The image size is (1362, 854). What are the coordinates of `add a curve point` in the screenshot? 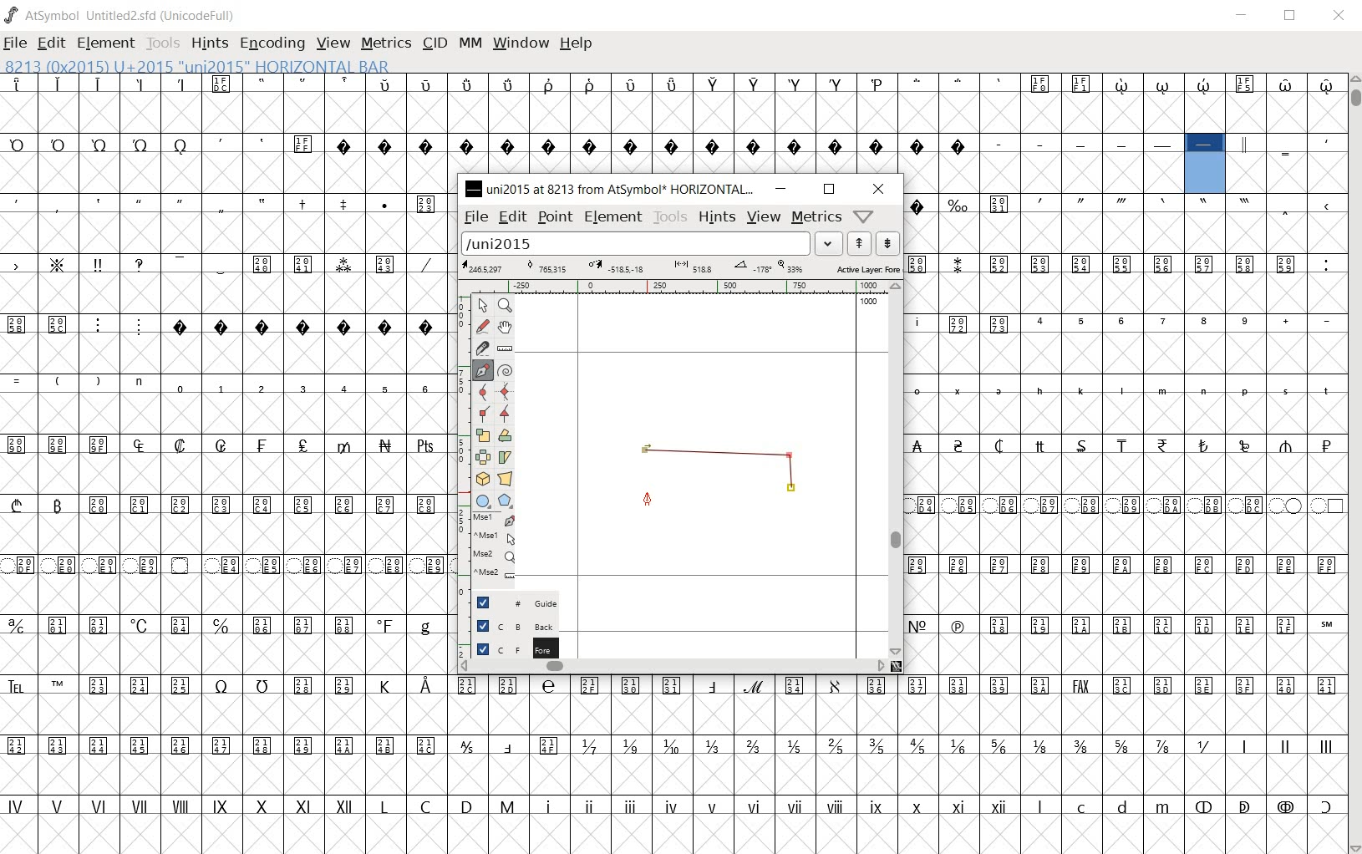 It's located at (482, 392).